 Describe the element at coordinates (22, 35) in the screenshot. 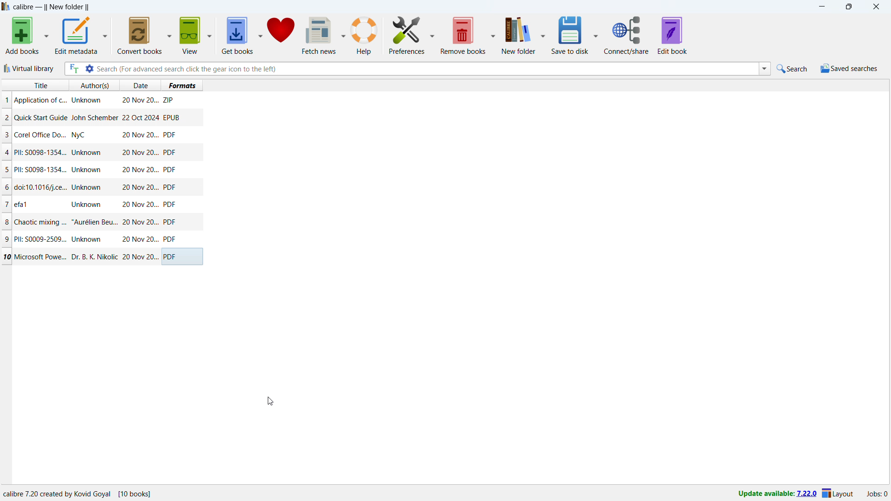

I see `add books` at that location.